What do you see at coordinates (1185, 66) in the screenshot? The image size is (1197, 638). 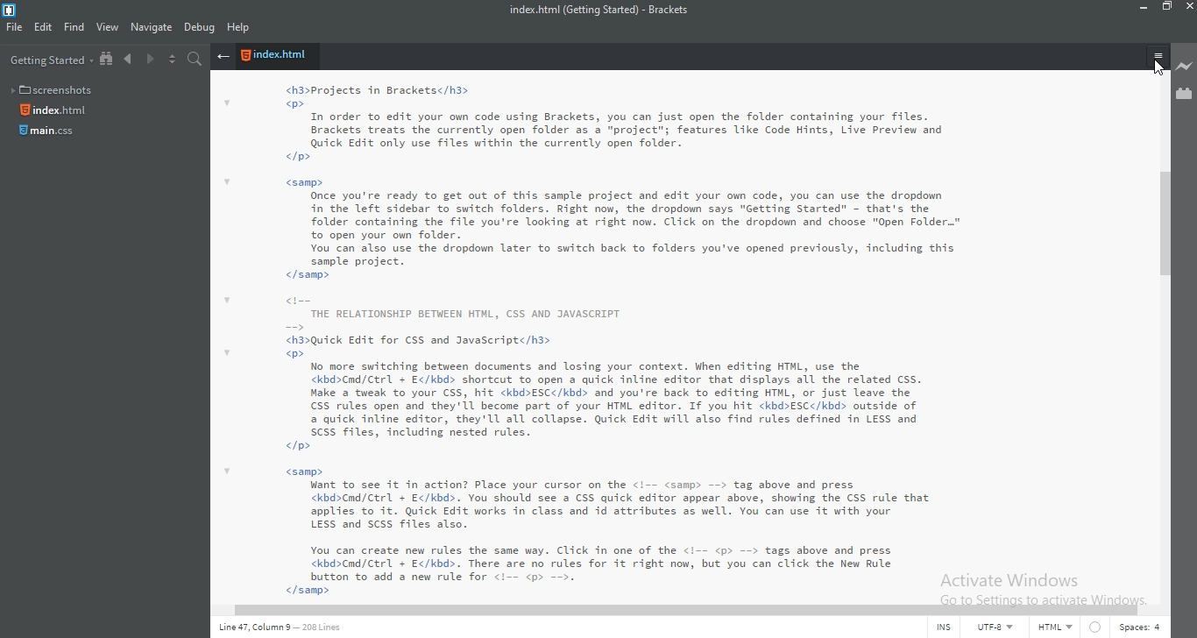 I see `live preview` at bounding box center [1185, 66].